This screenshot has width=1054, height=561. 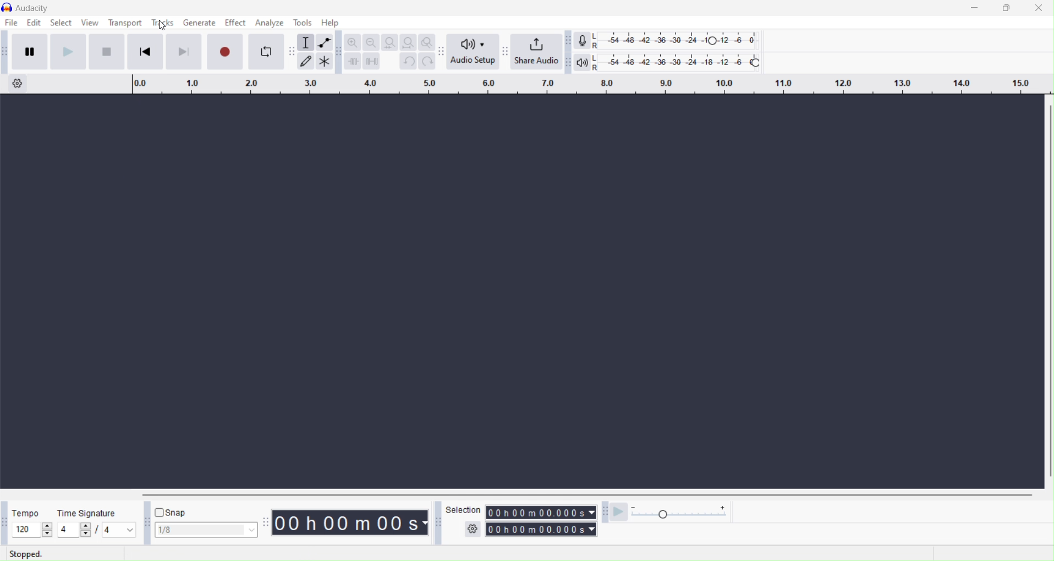 I want to click on Help, so click(x=330, y=23).